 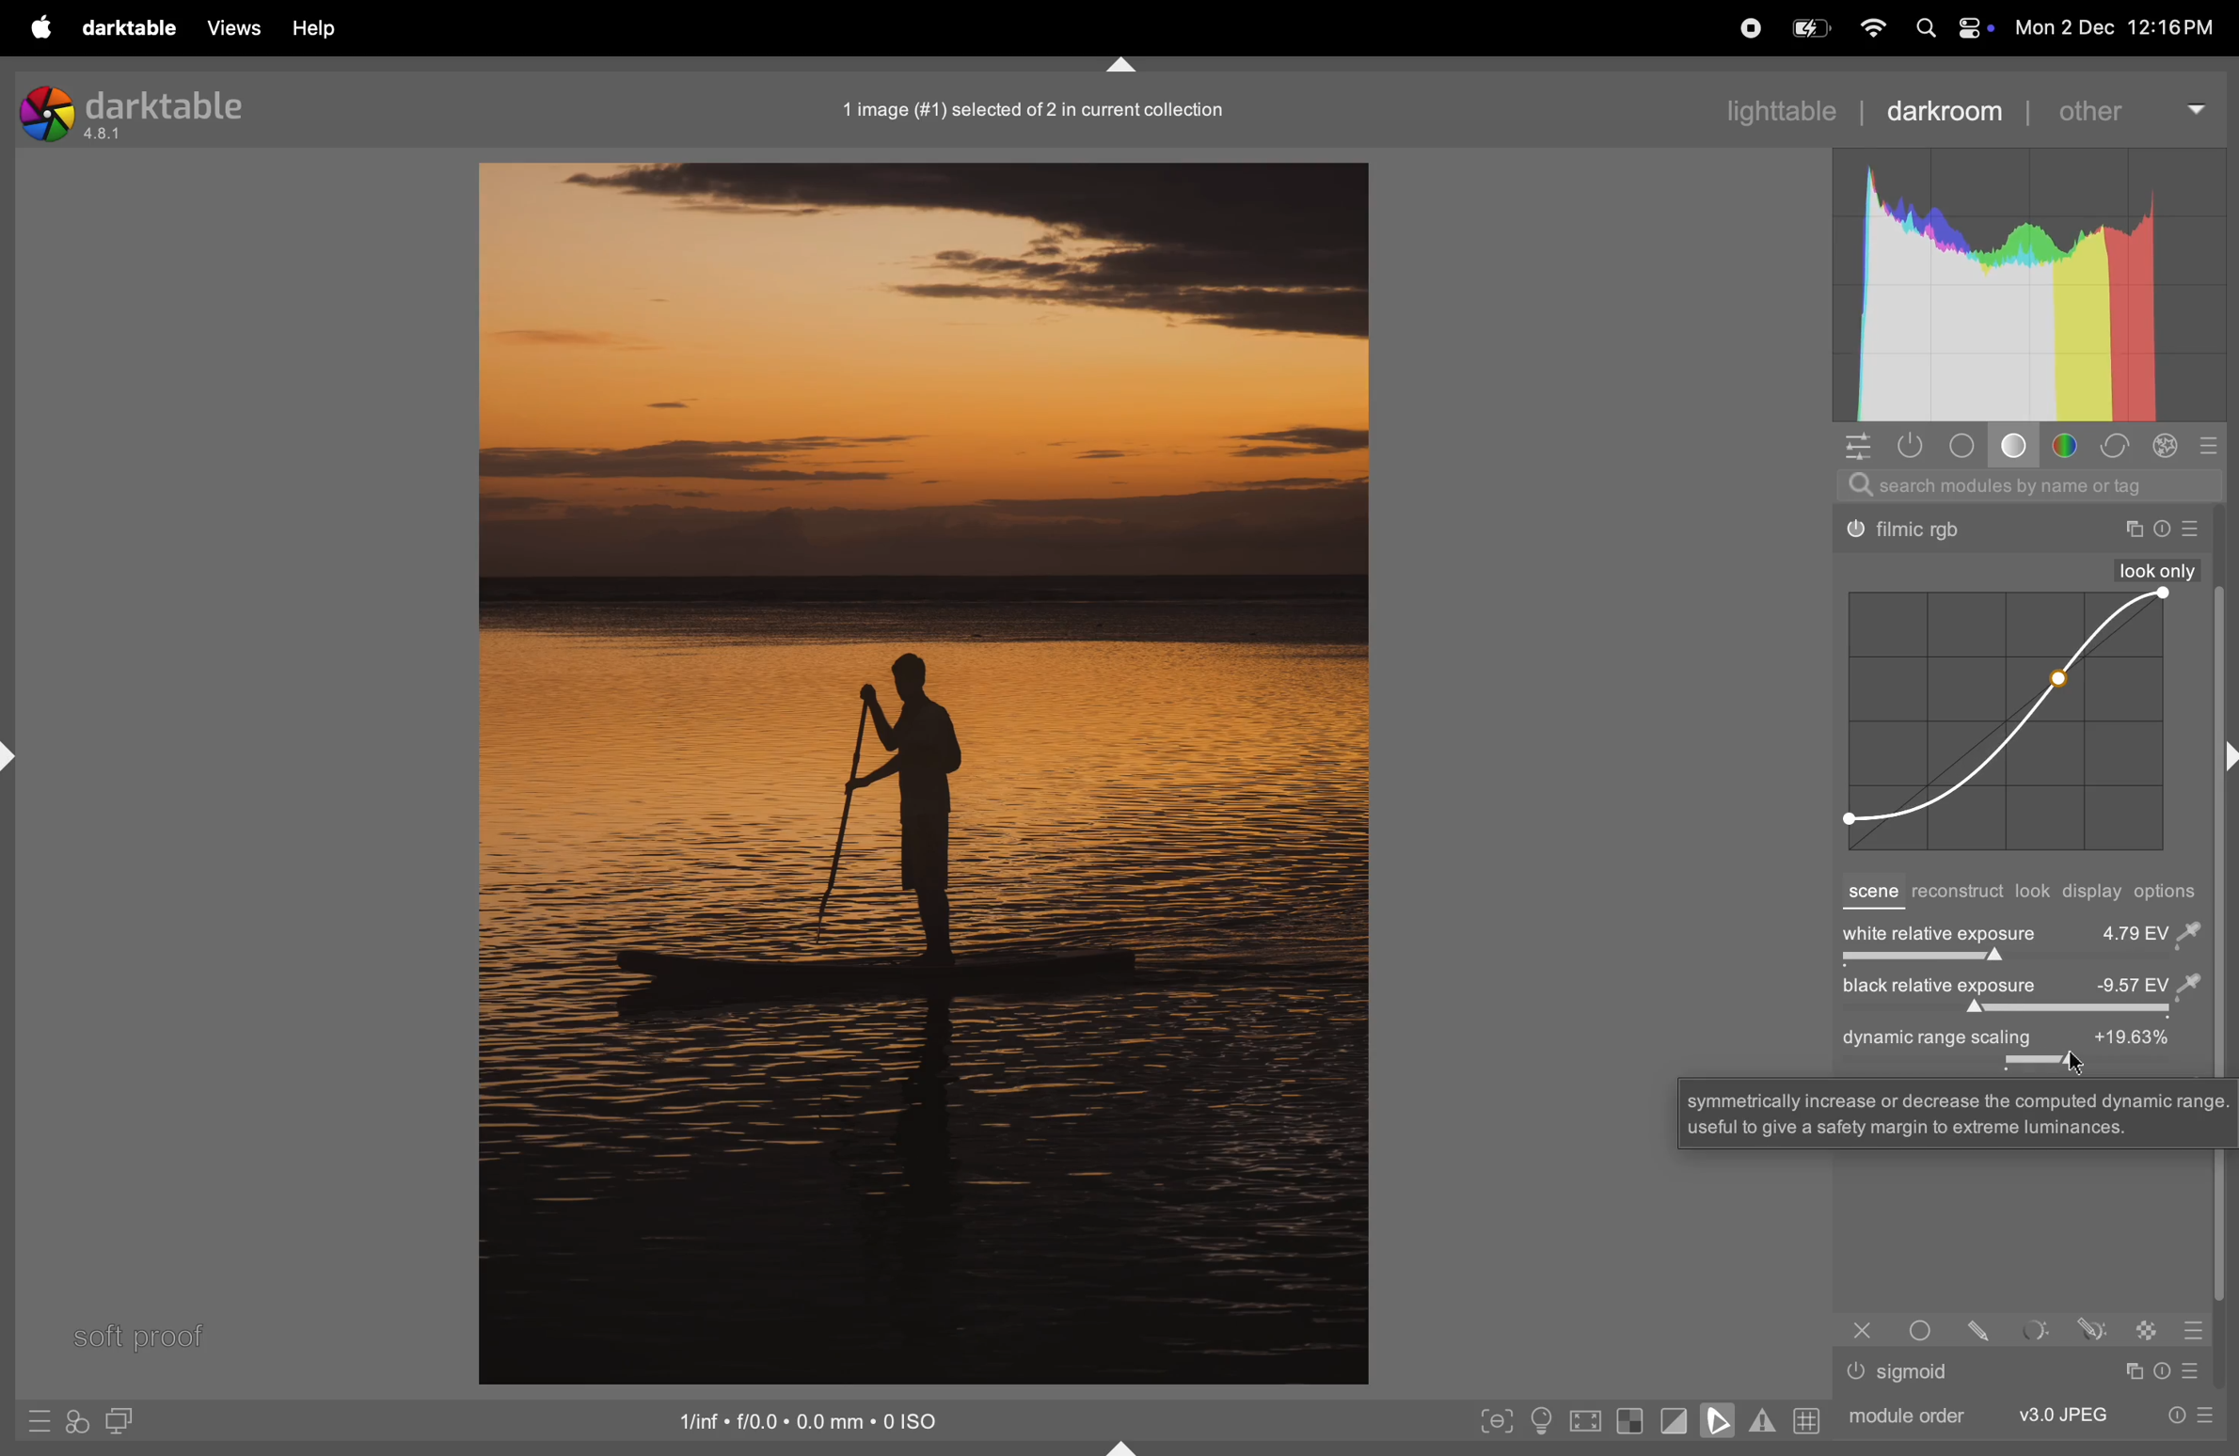 What do you see at coordinates (2038, 1330) in the screenshot?
I see `` at bounding box center [2038, 1330].